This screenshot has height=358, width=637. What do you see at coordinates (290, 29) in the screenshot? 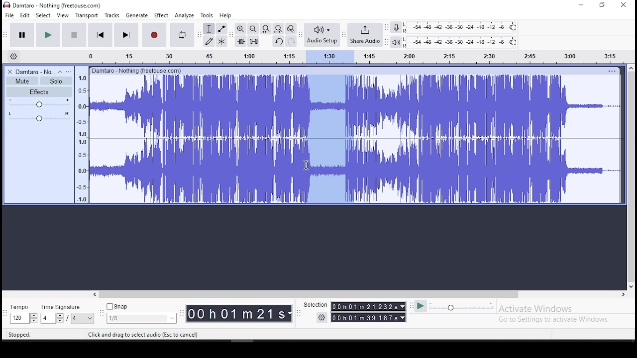
I see `zoom toggle` at bounding box center [290, 29].